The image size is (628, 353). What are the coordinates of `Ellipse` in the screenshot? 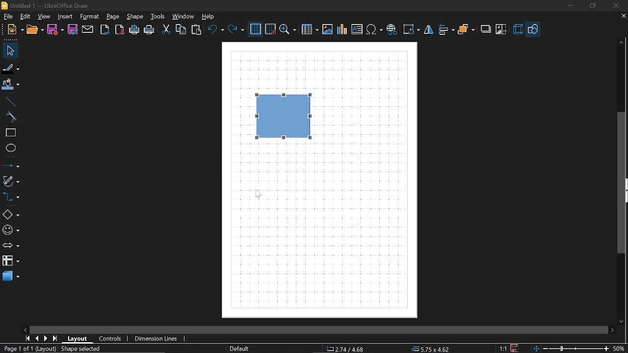 It's located at (9, 148).